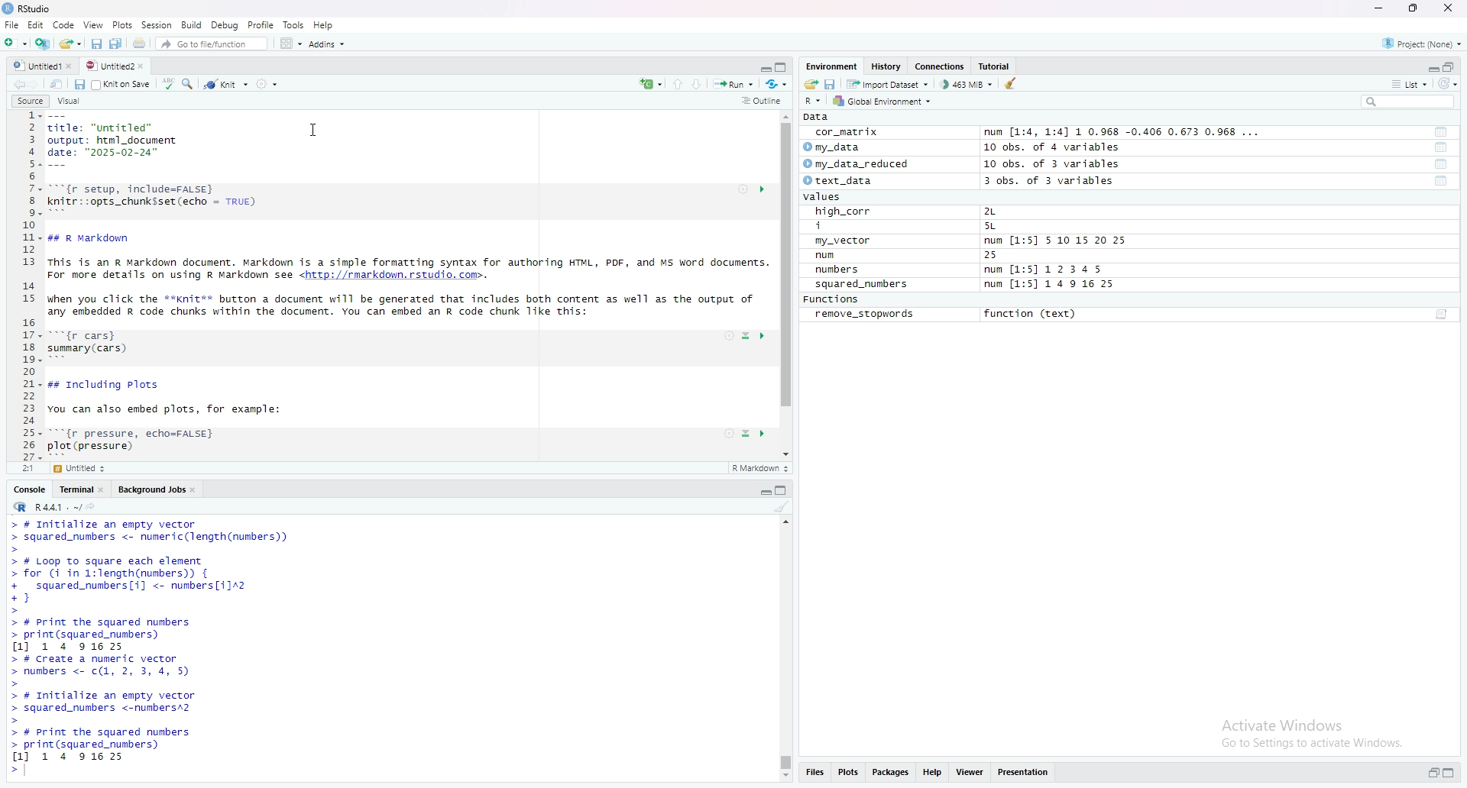 This screenshot has height=788, width=1467. What do you see at coordinates (1452, 83) in the screenshot?
I see `Refresh the list of object in the environment` at bounding box center [1452, 83].